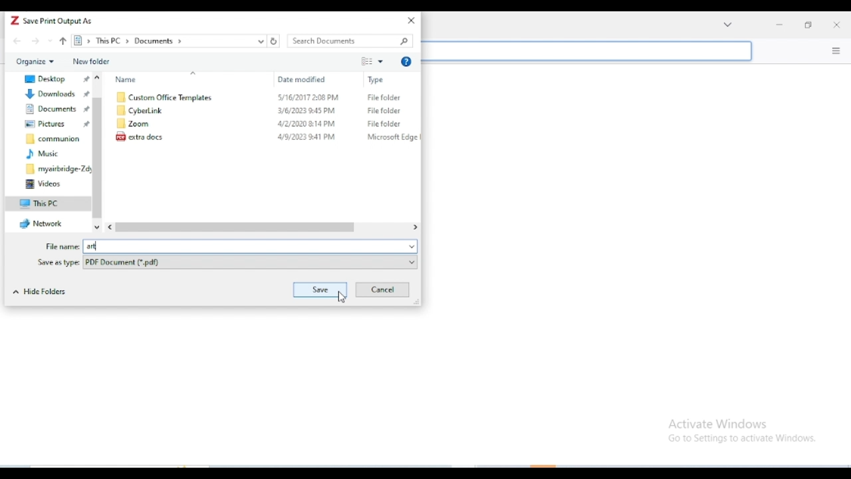 The image size is (851, 479). Describe the element at coordinates (807, 23) in the screenshot. I see `maximize` at that location.